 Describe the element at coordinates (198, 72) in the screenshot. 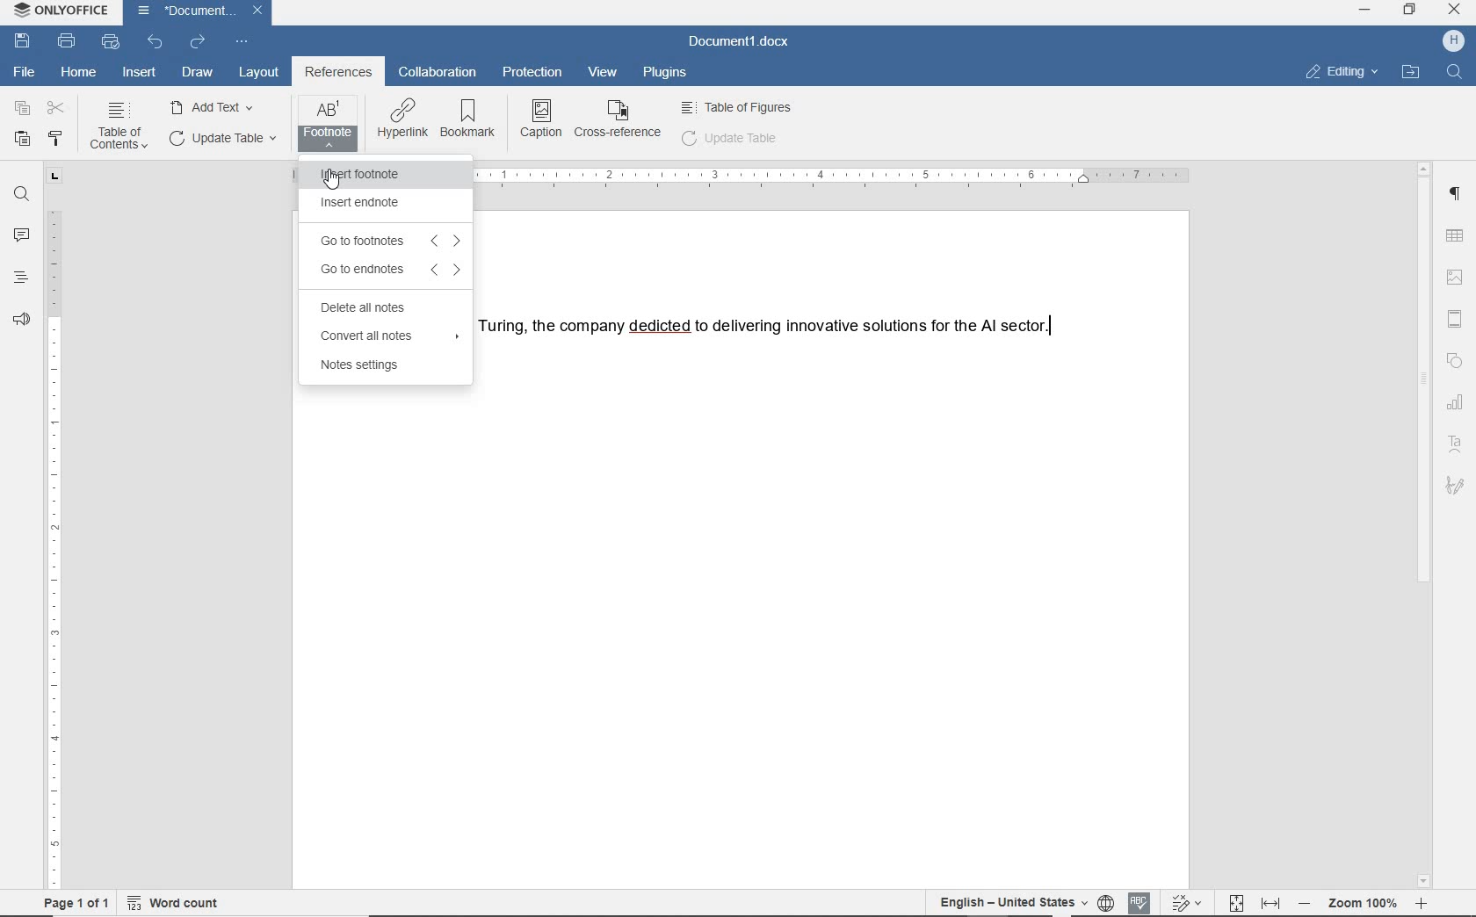

I see `draw` at that location.